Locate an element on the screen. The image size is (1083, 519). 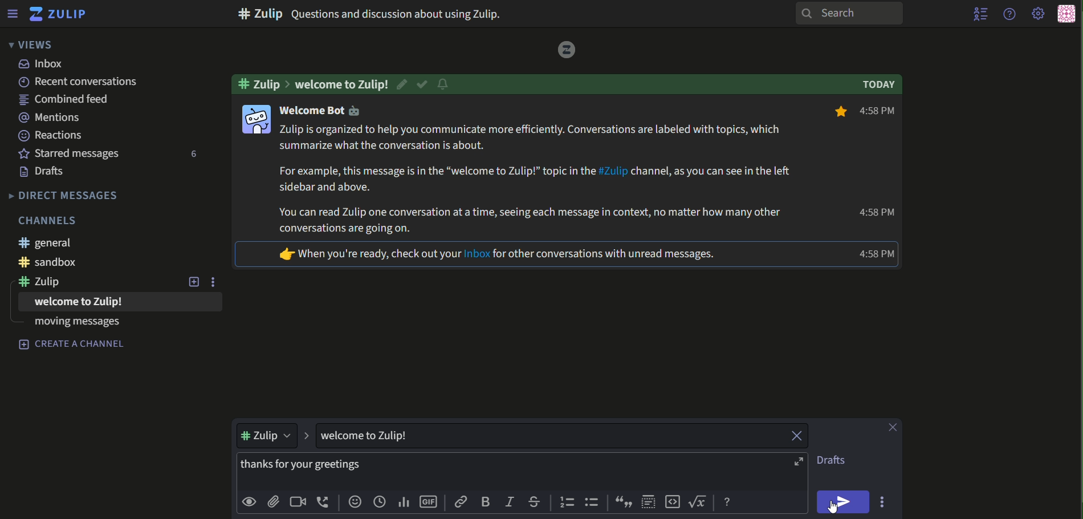
text is located at coordinates (372, 436).